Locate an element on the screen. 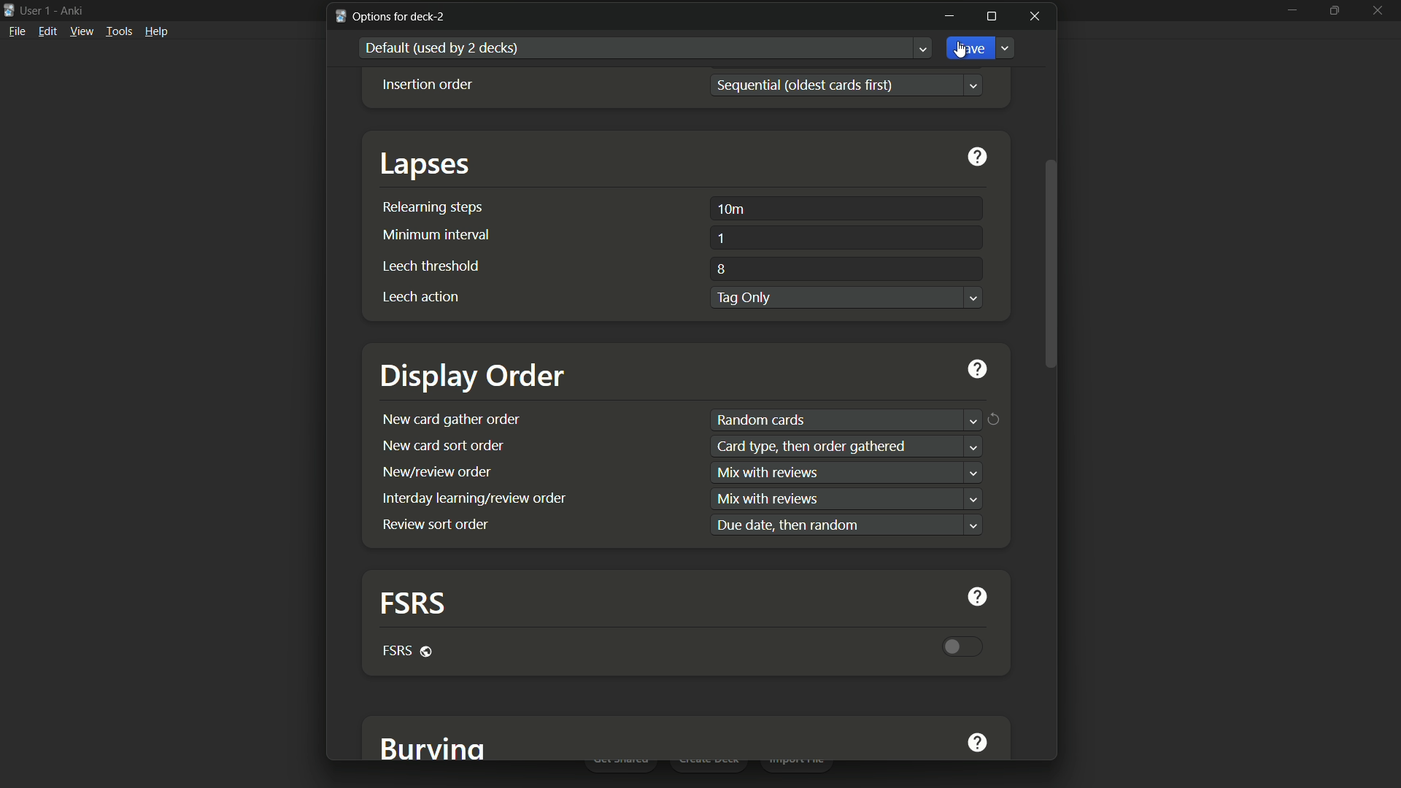  minimum interval is located at coordinates (433, 233).